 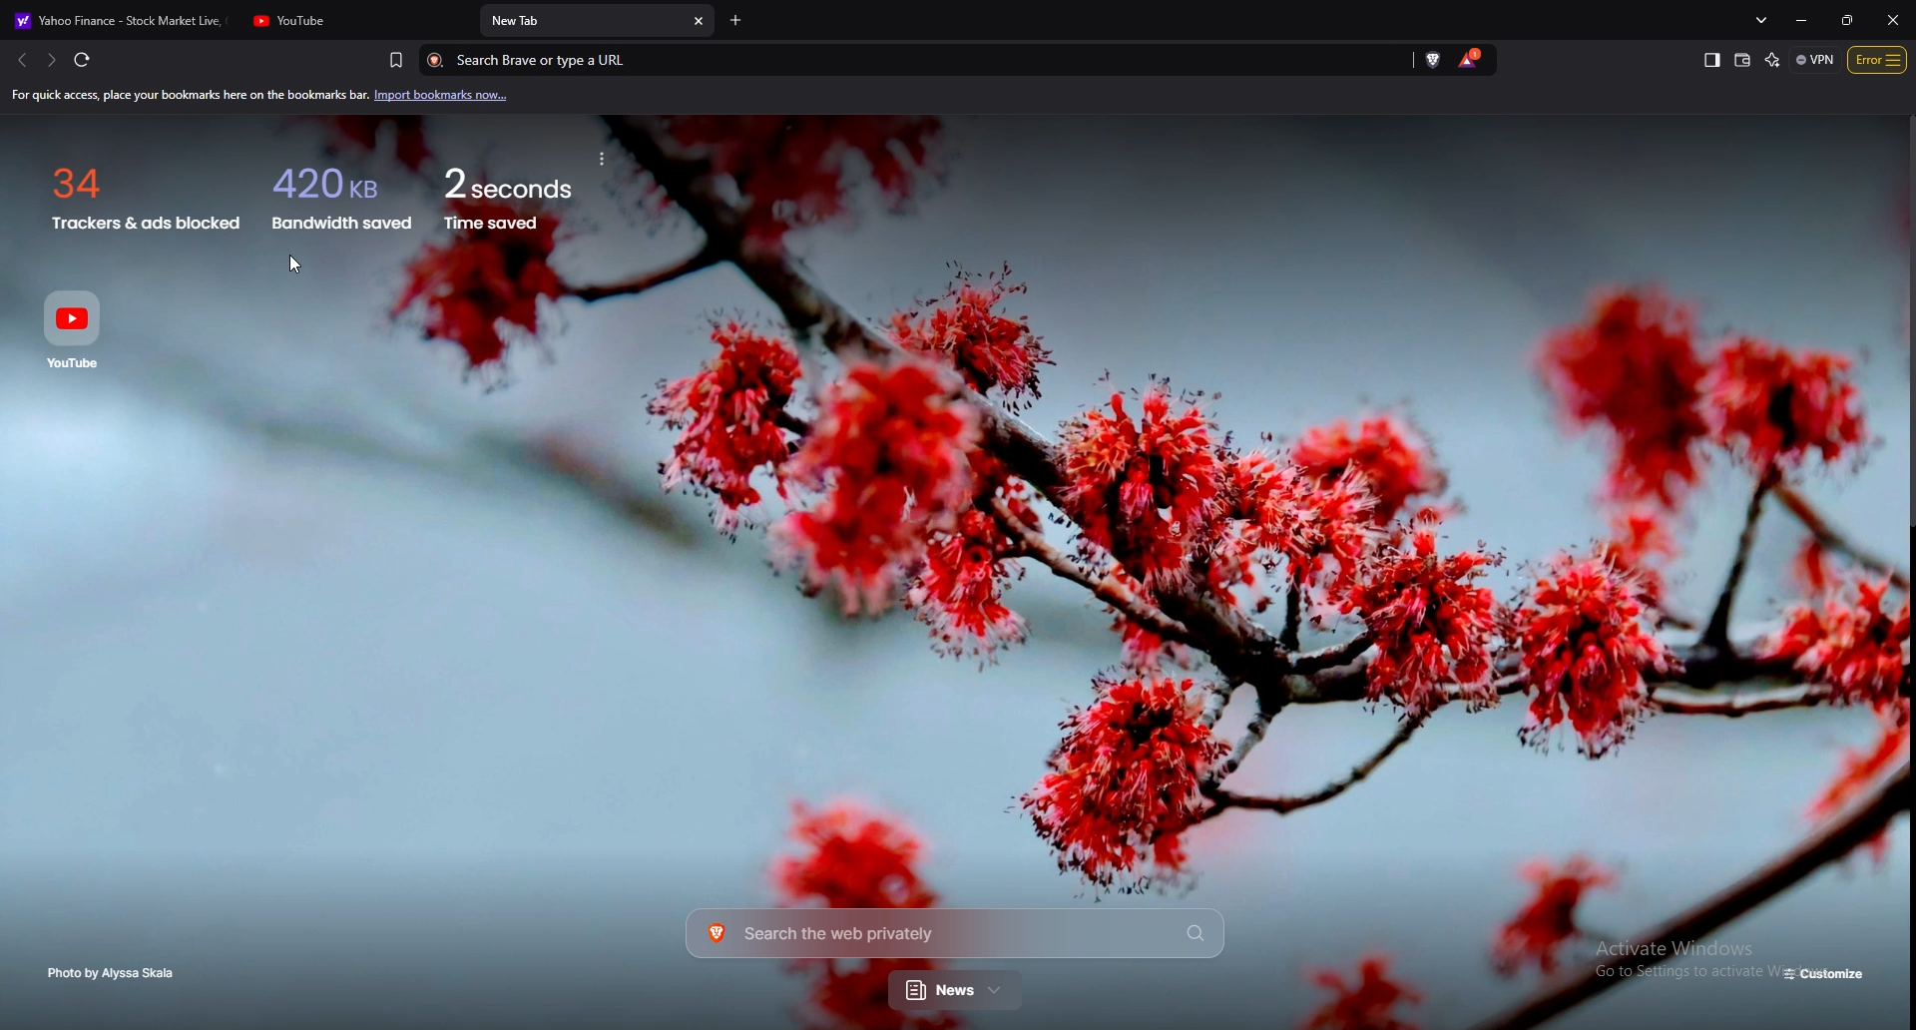 I want to click on search tabs, so click(x=1764, y=19).